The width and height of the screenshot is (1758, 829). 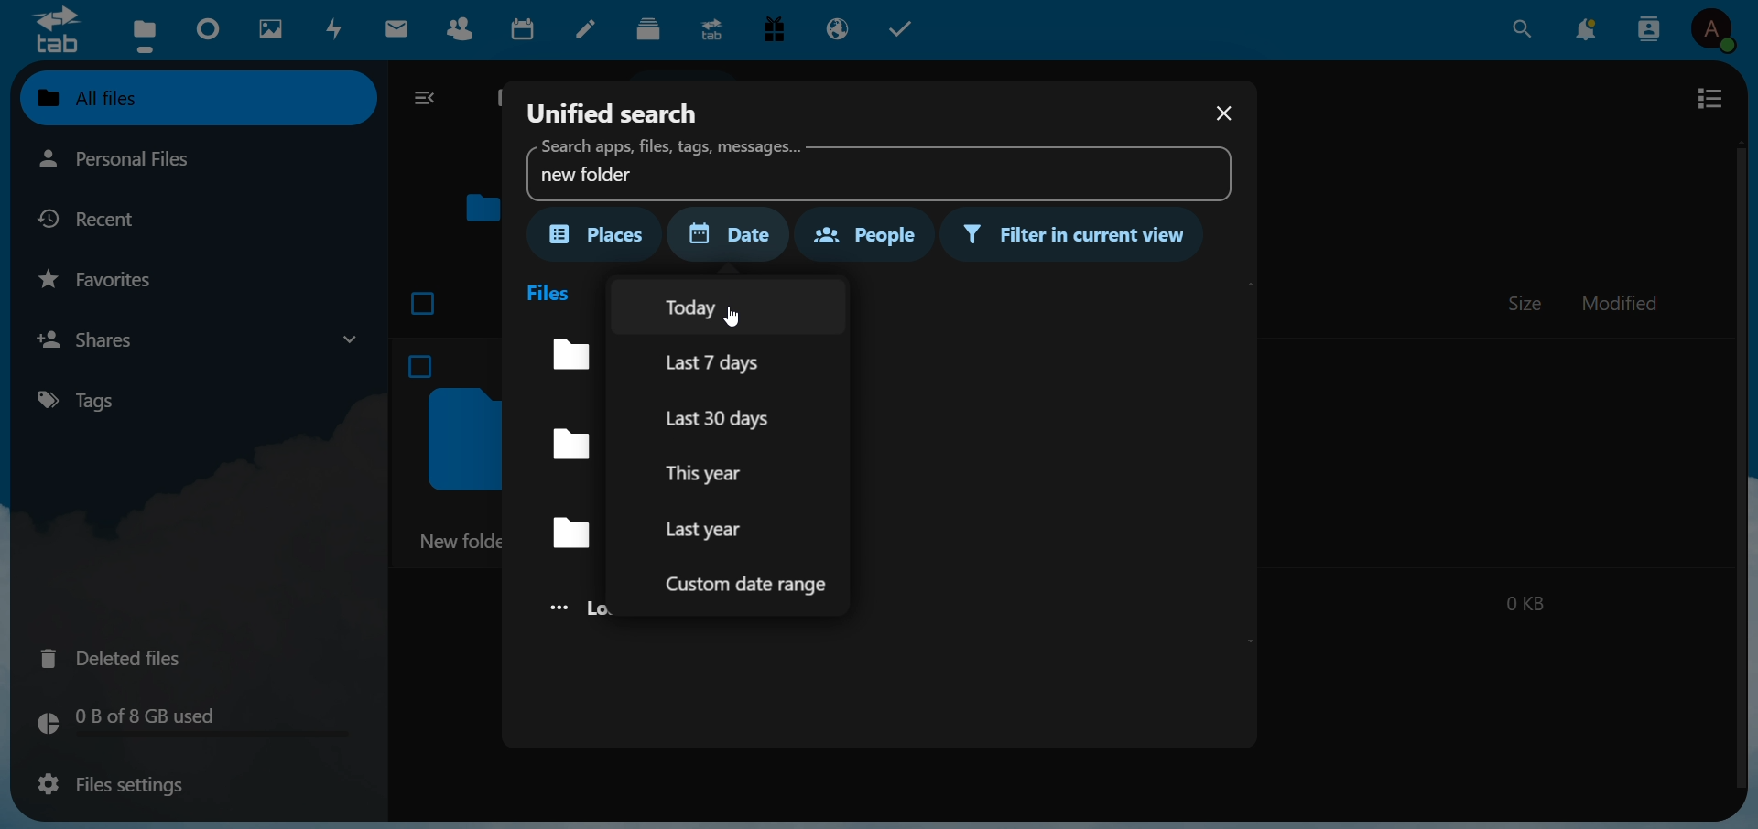 What do you see at coordinates (862, 232) in the screenshot?
I see `people` at bounding box center [862, 232].